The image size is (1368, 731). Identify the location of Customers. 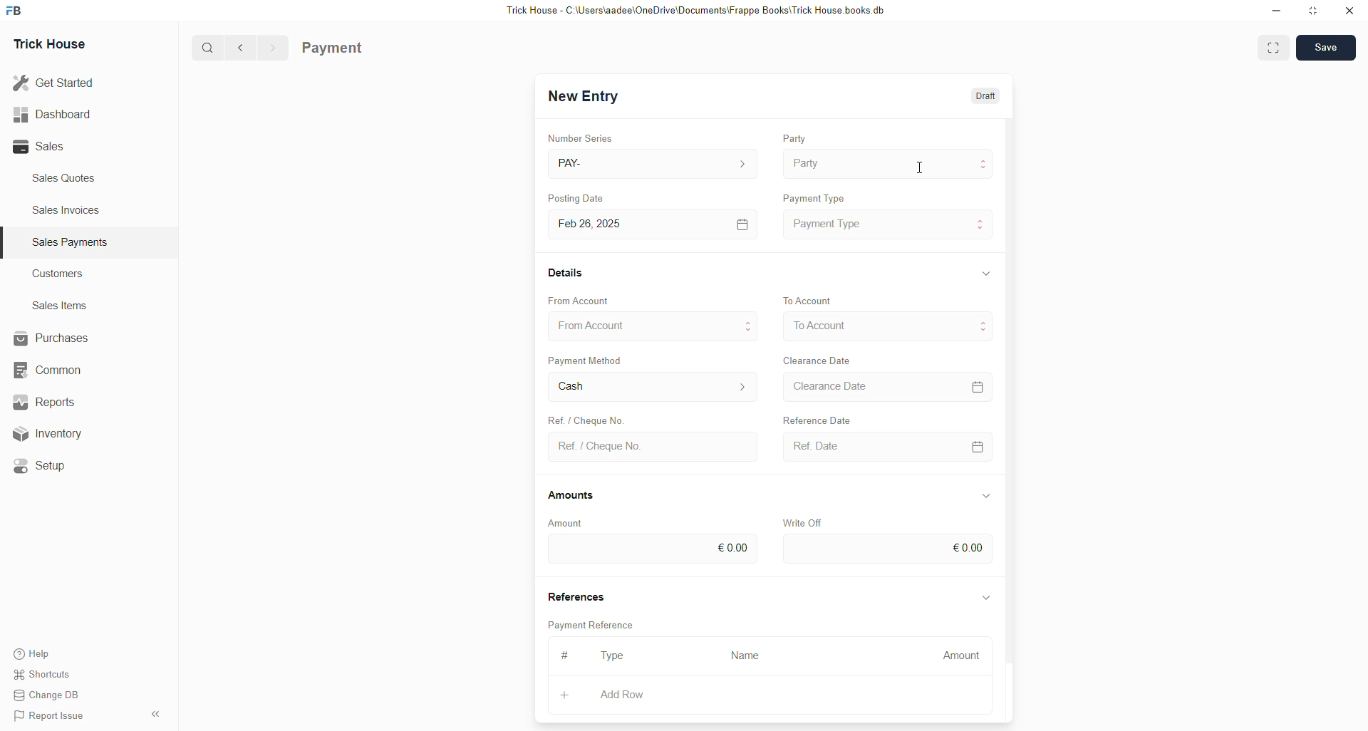
(62, 273).